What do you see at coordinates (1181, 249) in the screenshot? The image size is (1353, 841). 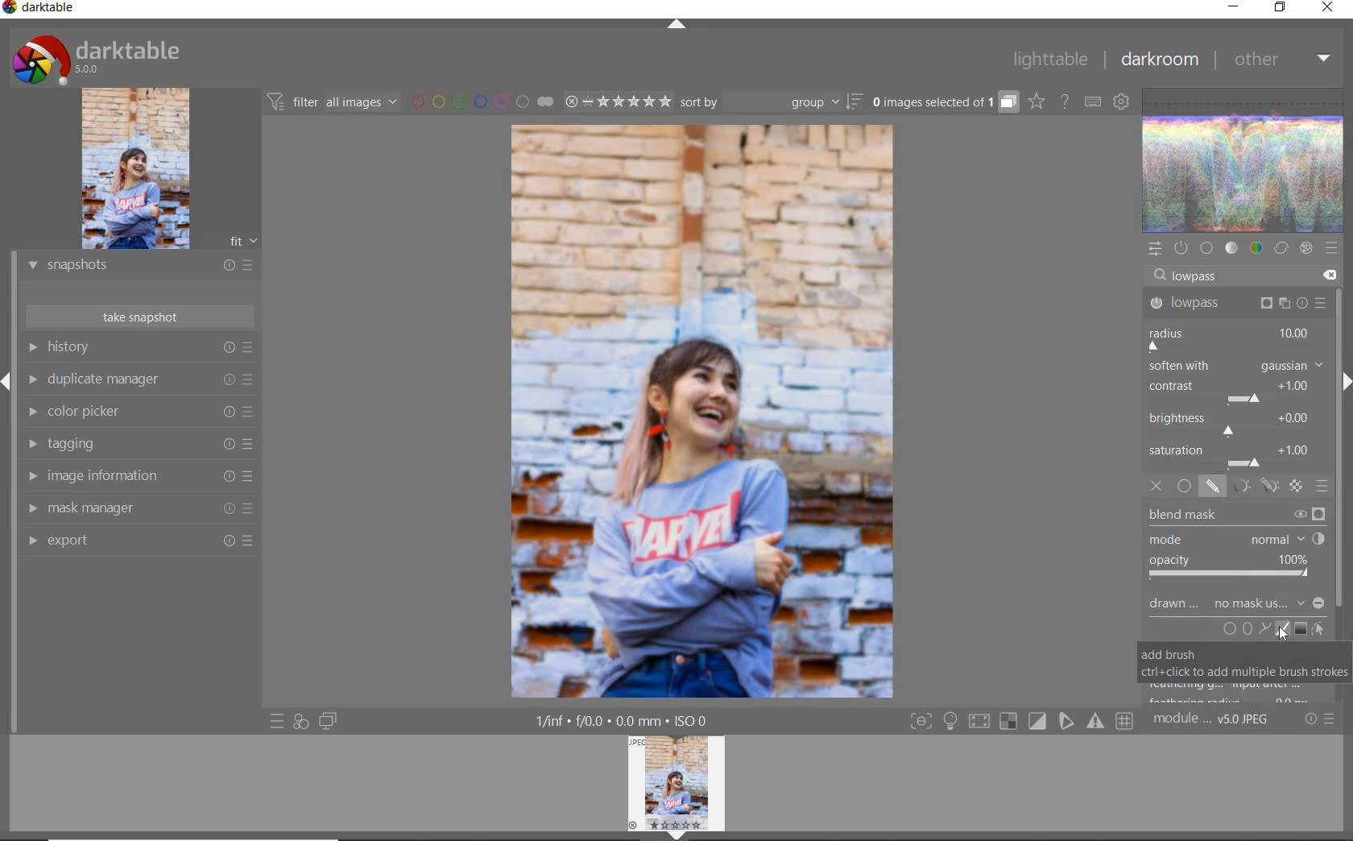 I see `show only active modules` at bounding box center [1181, 249].